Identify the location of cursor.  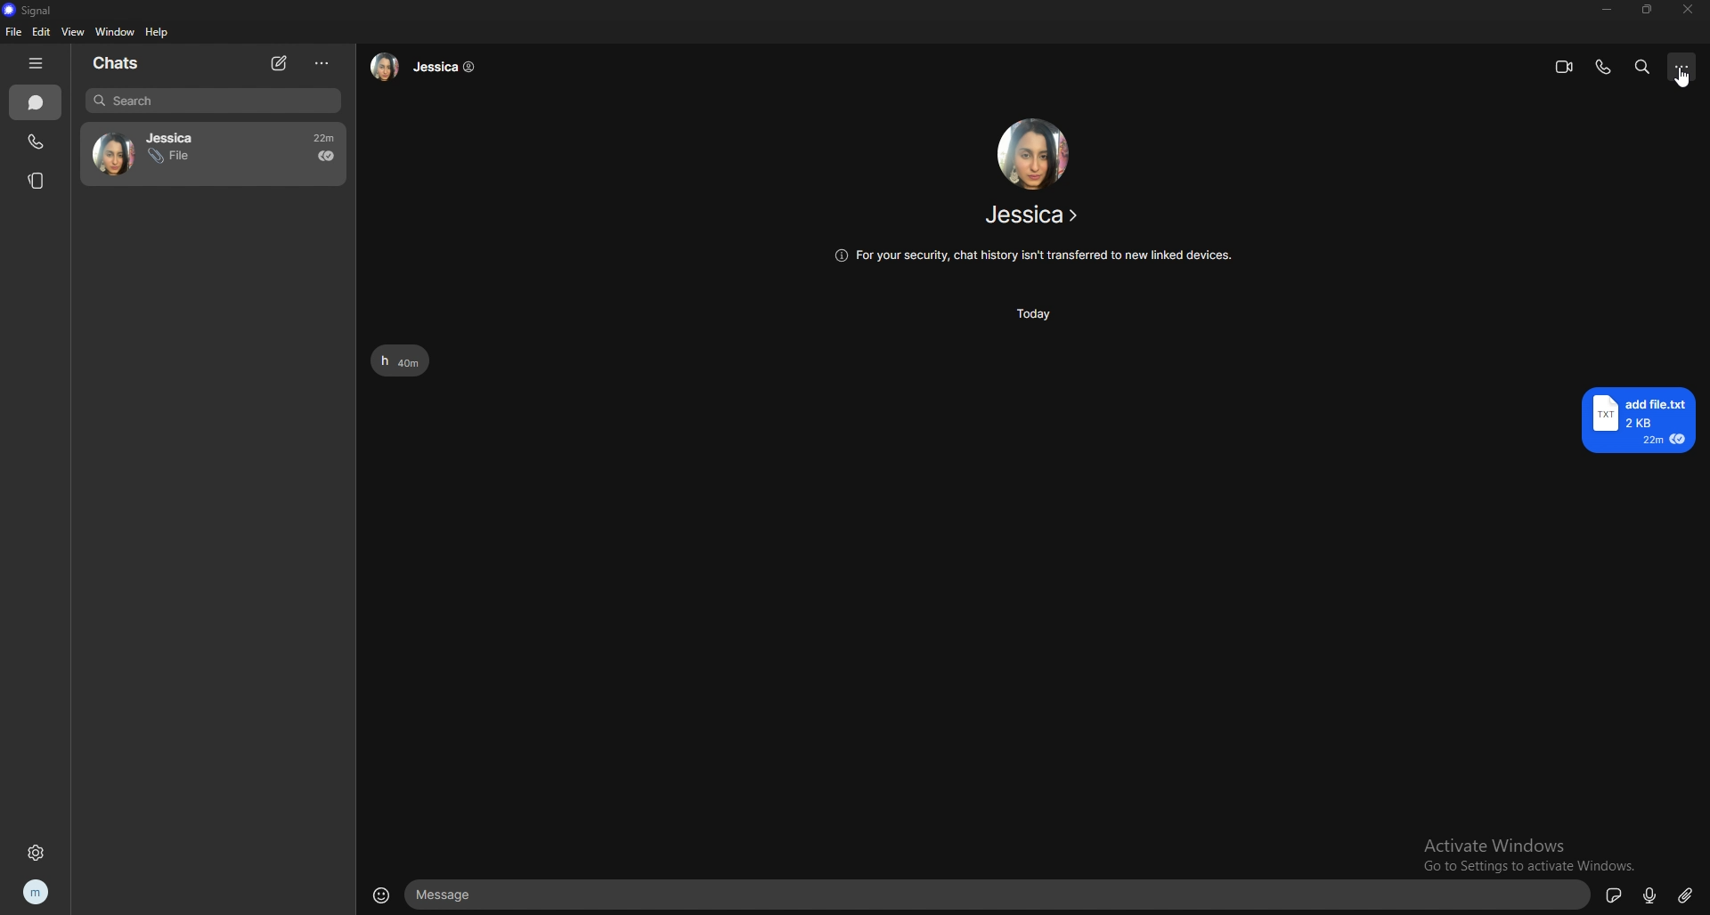
(1686, 77).